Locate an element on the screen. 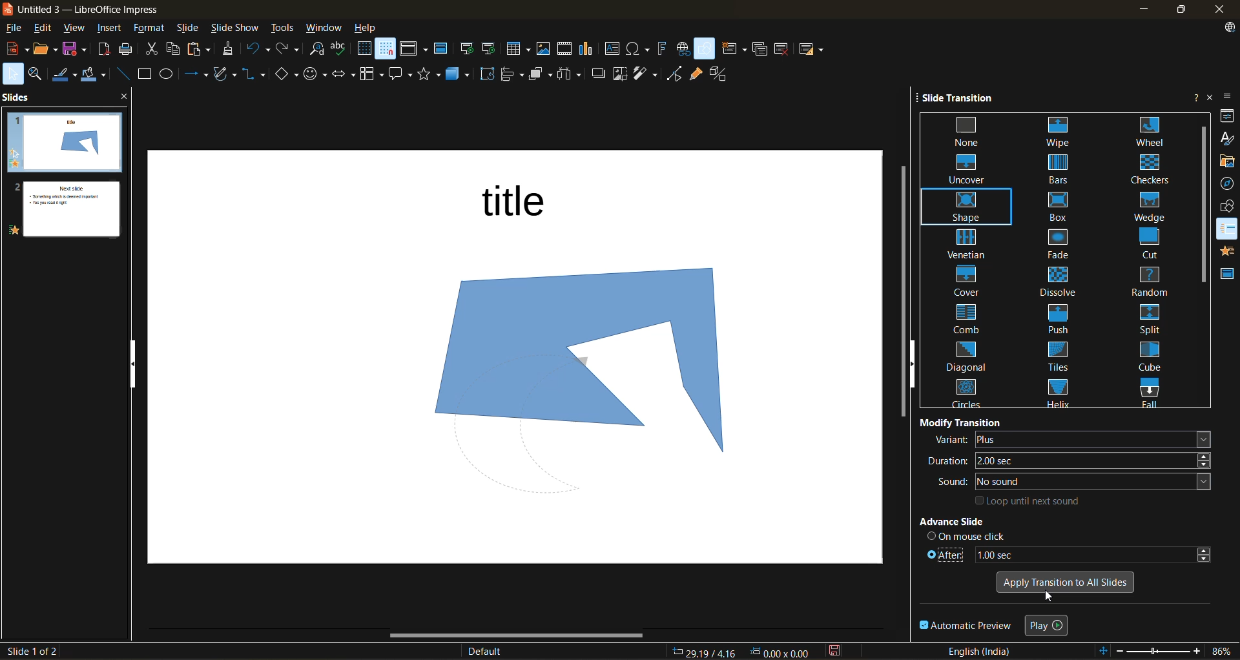 This screenshot has width=1240, height=660. vertical scroll bar is located at coordinates (901, 295).